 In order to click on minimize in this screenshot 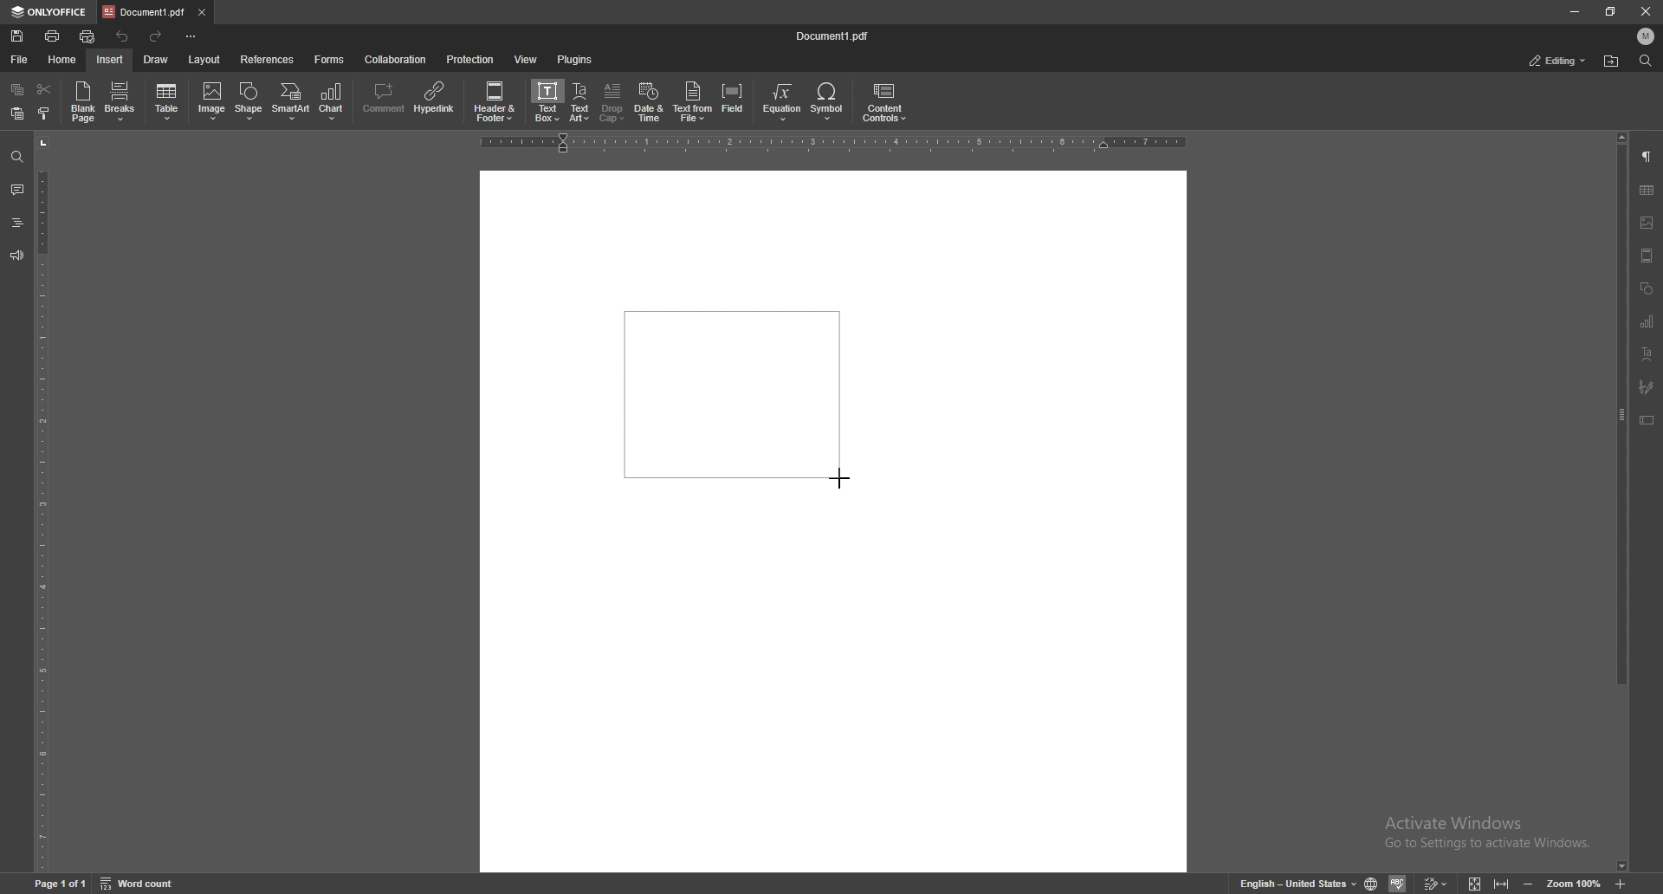, I will do `click(1575, 11)`.